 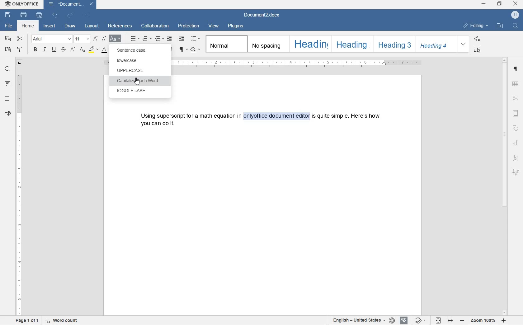 I want to click on Document2.docx, so click(x=262, y=15).